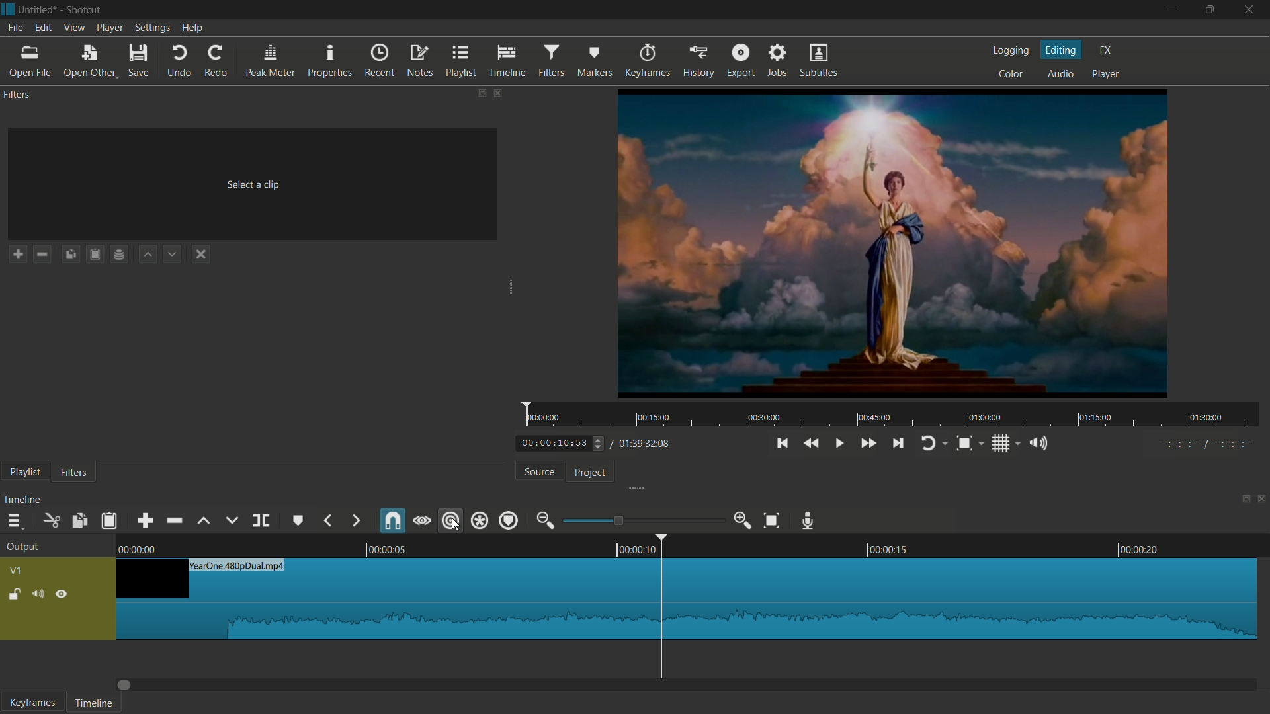 The image size is (1270, 714). What do you see at coordinates (216, 61) in the screenshot?
I see `redo` at bounding box center [216, 61].